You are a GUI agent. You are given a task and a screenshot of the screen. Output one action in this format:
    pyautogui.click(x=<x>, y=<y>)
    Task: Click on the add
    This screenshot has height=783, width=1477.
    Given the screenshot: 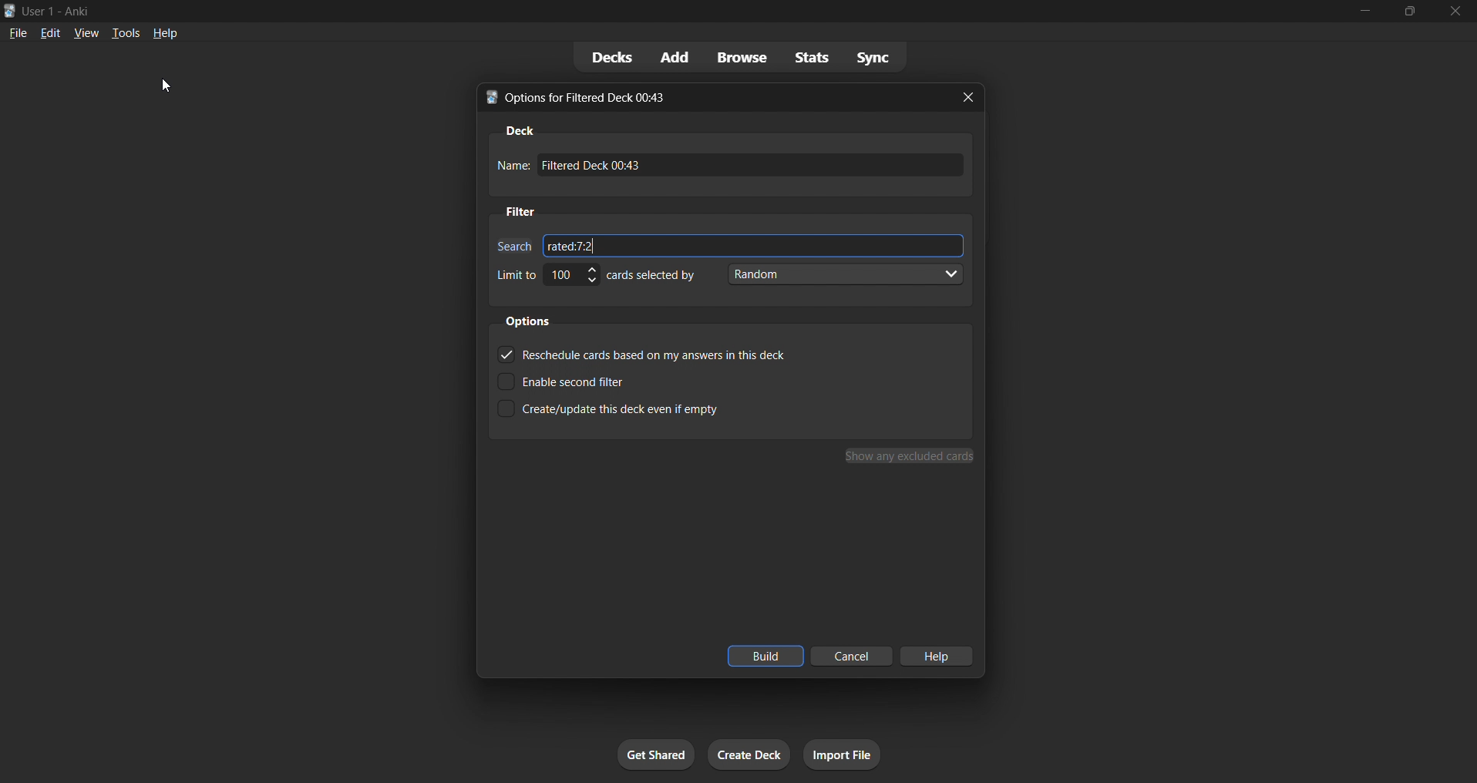 What is the action you would take?
    pyautogui.click(x=671, y=54)
    